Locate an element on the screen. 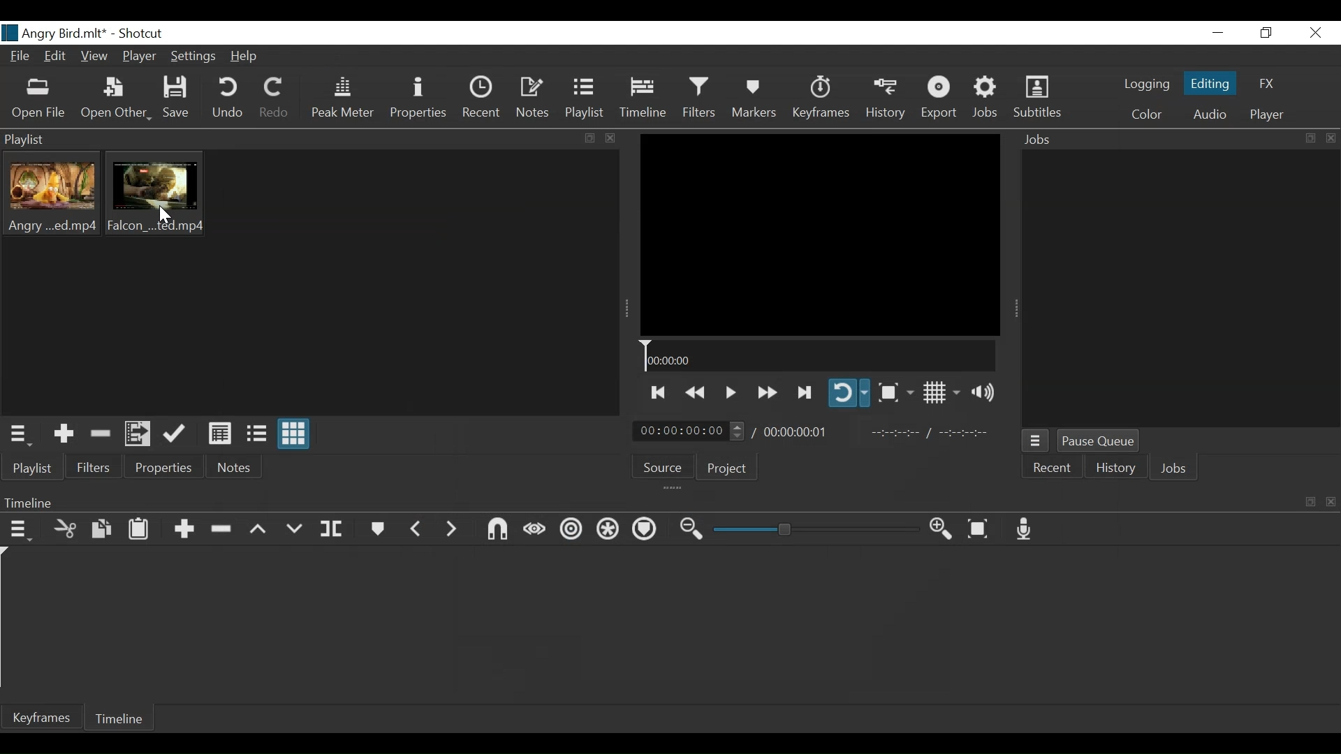 This screenshot has height=754, width=1341. Keyframe is located at coordinates (41, 718).